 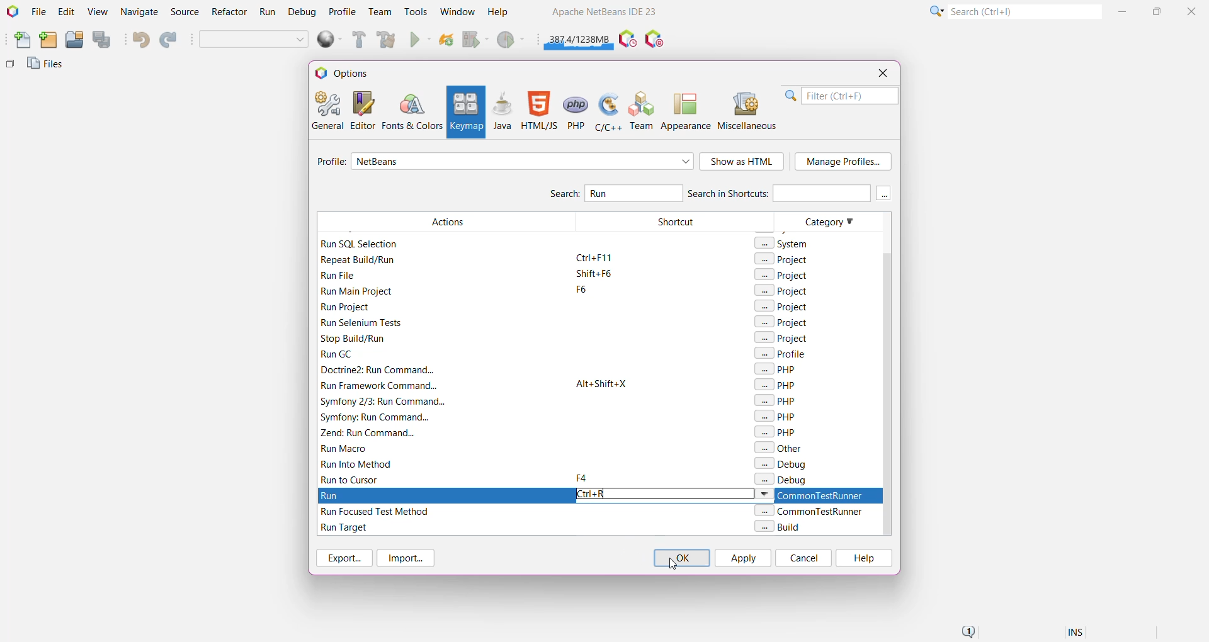 What do you see at coordinates (1193, 11) in the screenshot?
I see `Close` at bounding box center [1193, 11].